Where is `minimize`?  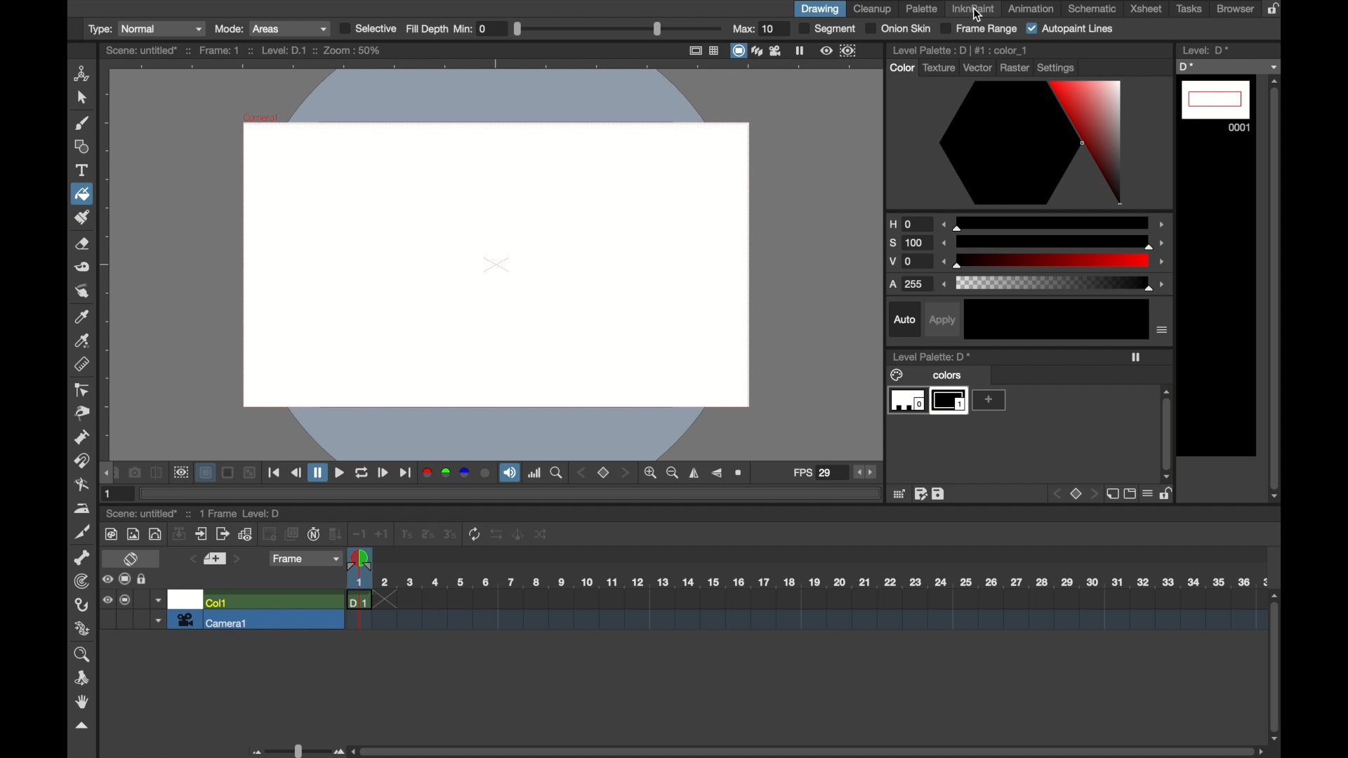 minimize is located at coordinates (251, 473).